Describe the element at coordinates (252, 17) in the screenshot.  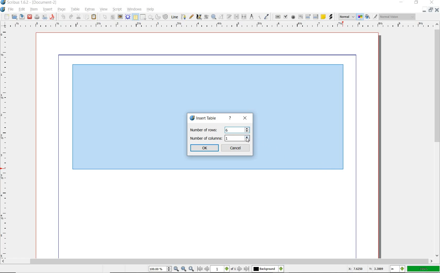
I see `measurements` at that location.